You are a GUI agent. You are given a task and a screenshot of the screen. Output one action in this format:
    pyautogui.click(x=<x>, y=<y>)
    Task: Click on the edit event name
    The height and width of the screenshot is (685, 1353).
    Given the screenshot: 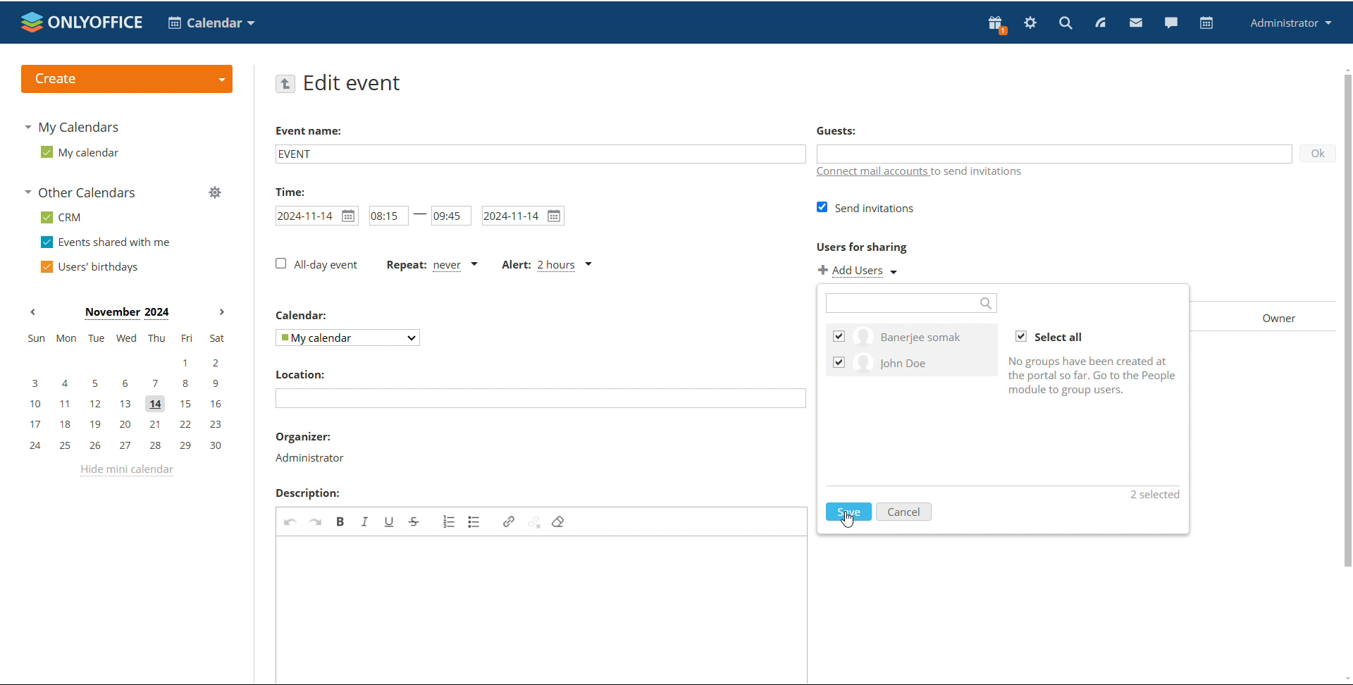 What is the action you would take?
    pyautogui.click(x=540, y=153)
    